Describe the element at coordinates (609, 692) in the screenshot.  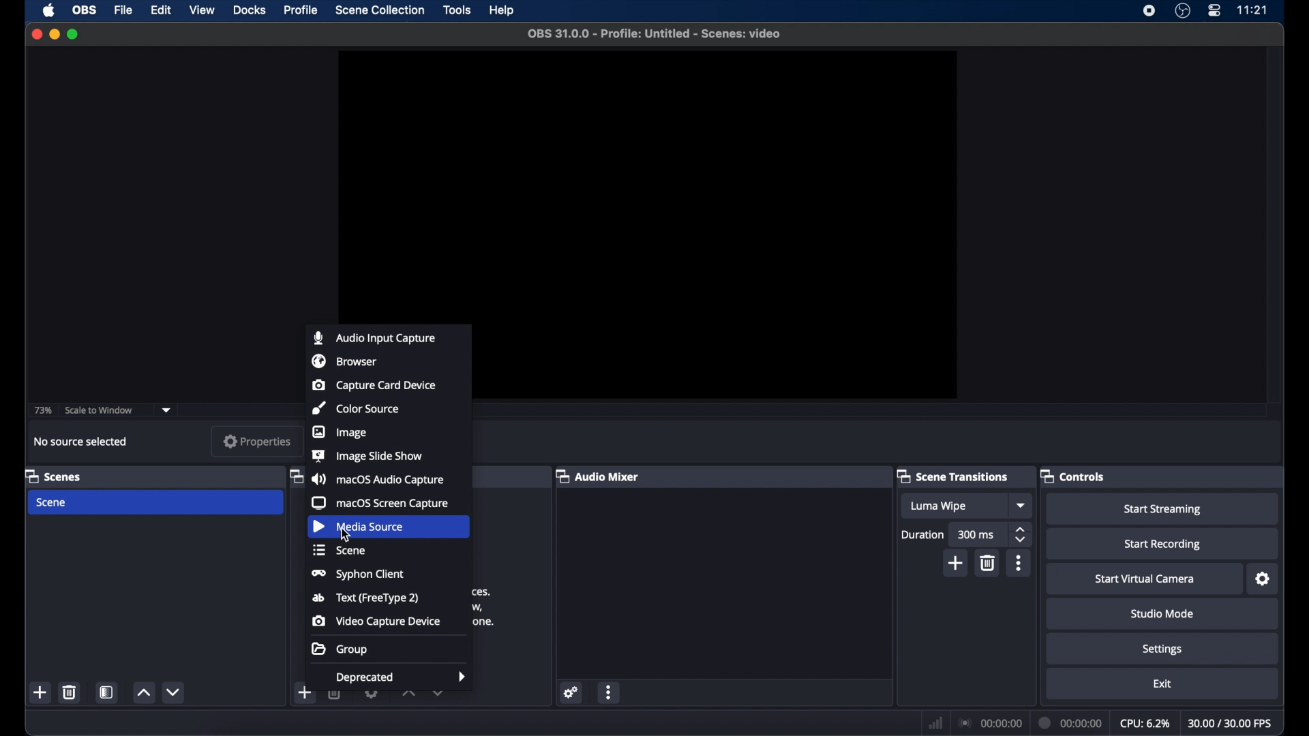
I see `more options` at that location.